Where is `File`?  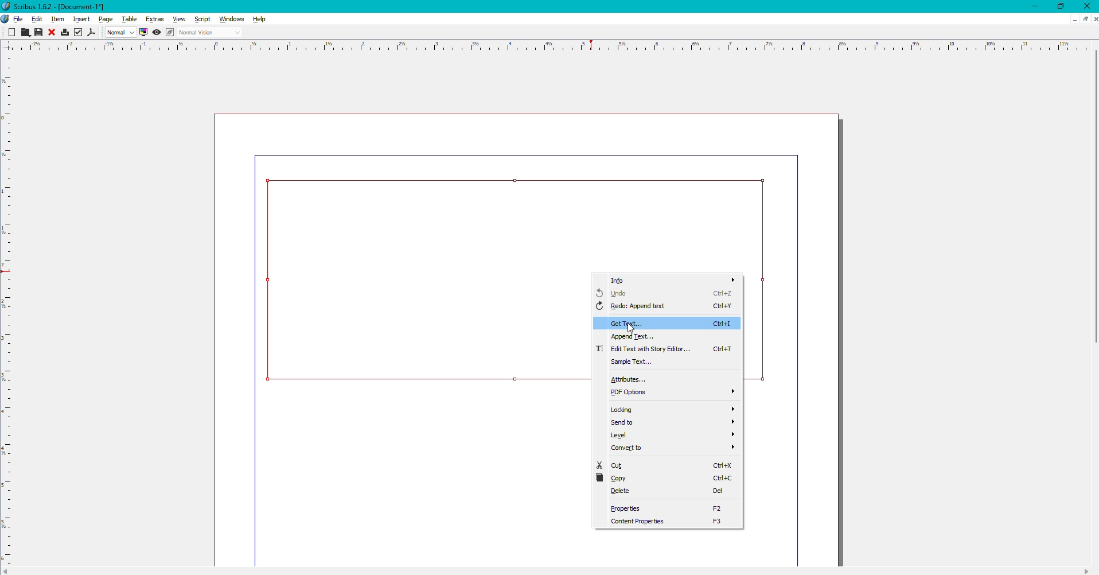
File is located at coordinates (18, 19).